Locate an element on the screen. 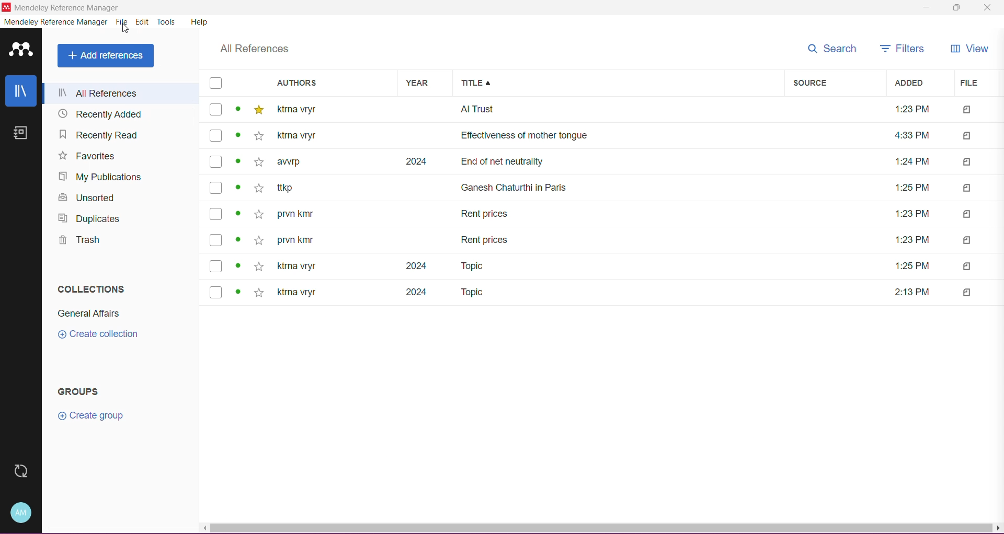  Library is located at coordinates (24, 92).